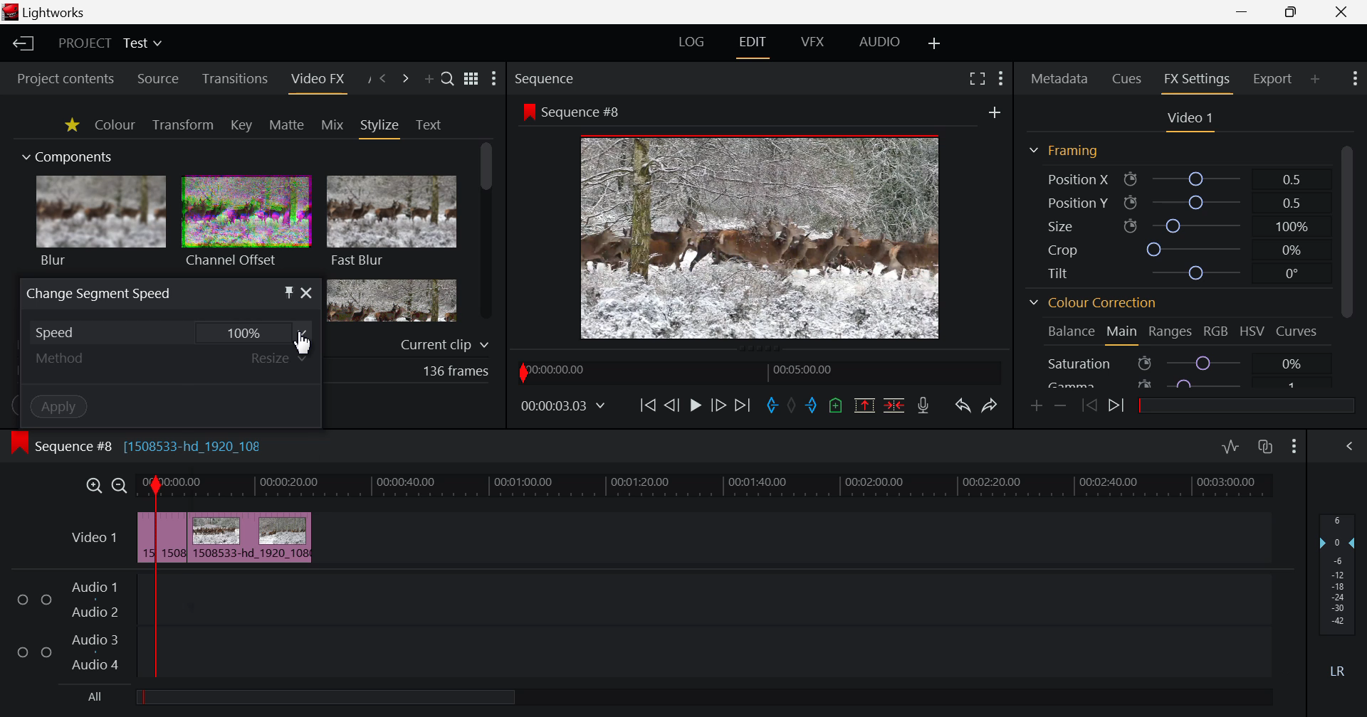 The image size is (1367, 717). I want to click on Text, so click(429, 125).